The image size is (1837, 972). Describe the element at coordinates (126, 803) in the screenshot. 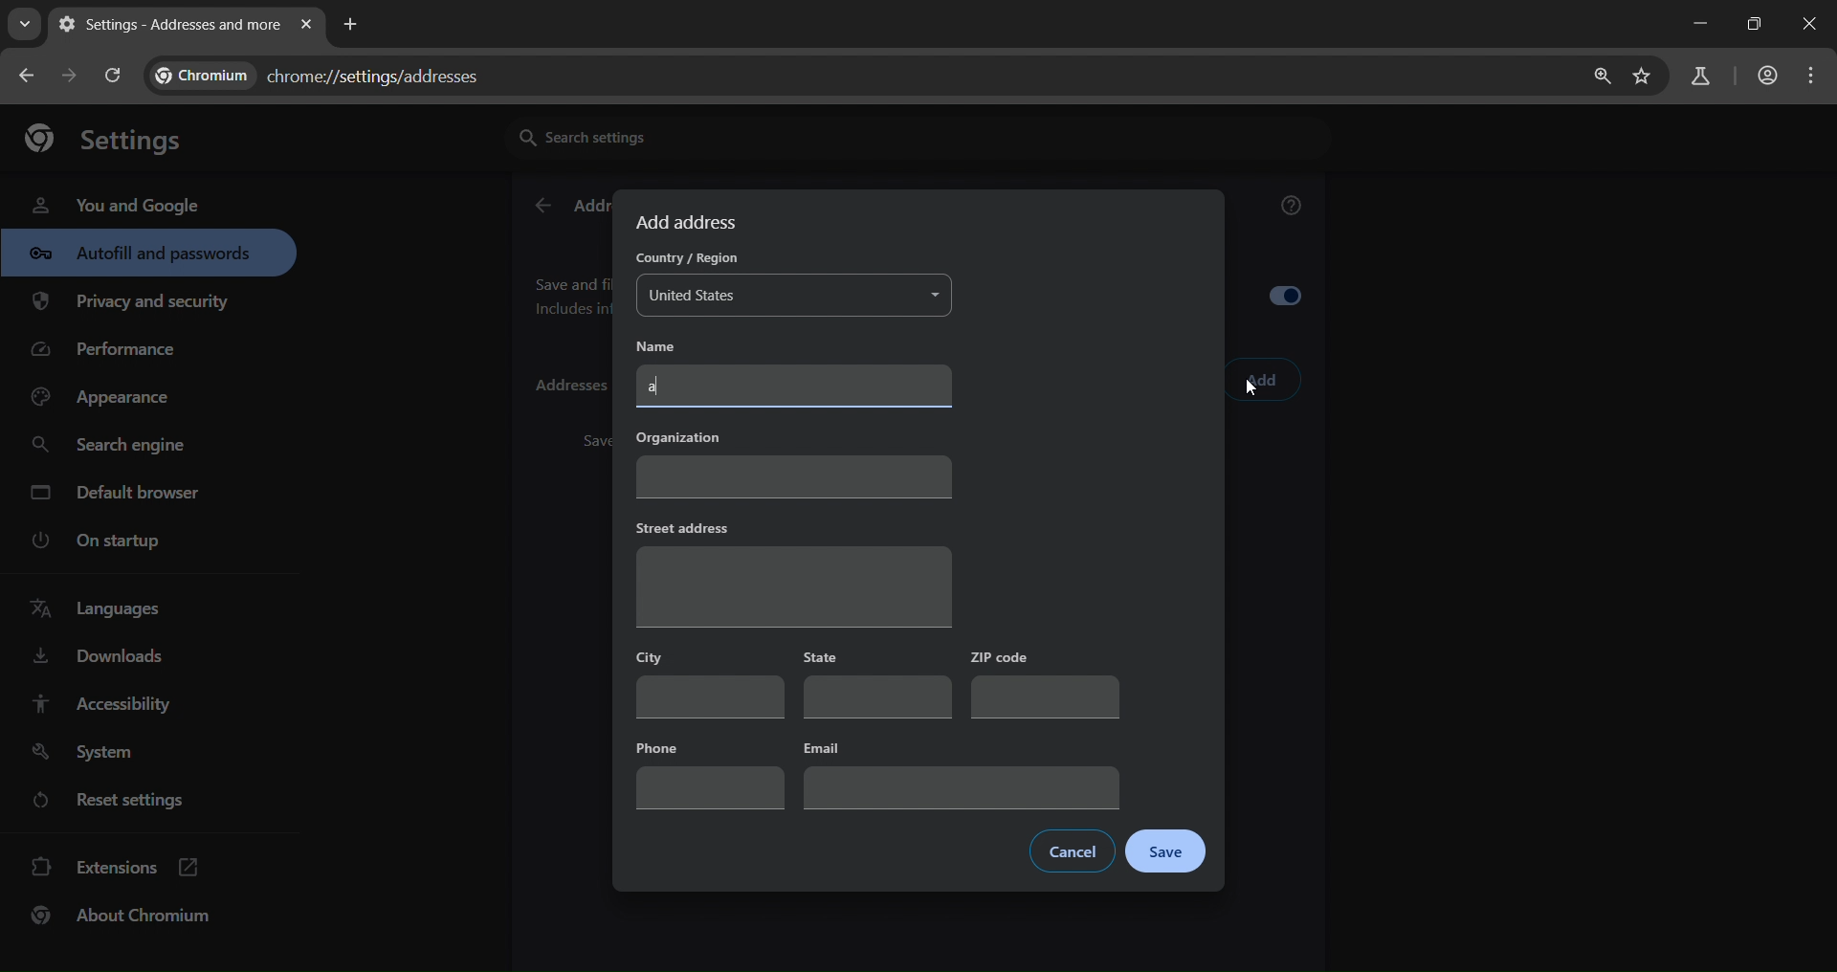

I see `reset settings` at that location.